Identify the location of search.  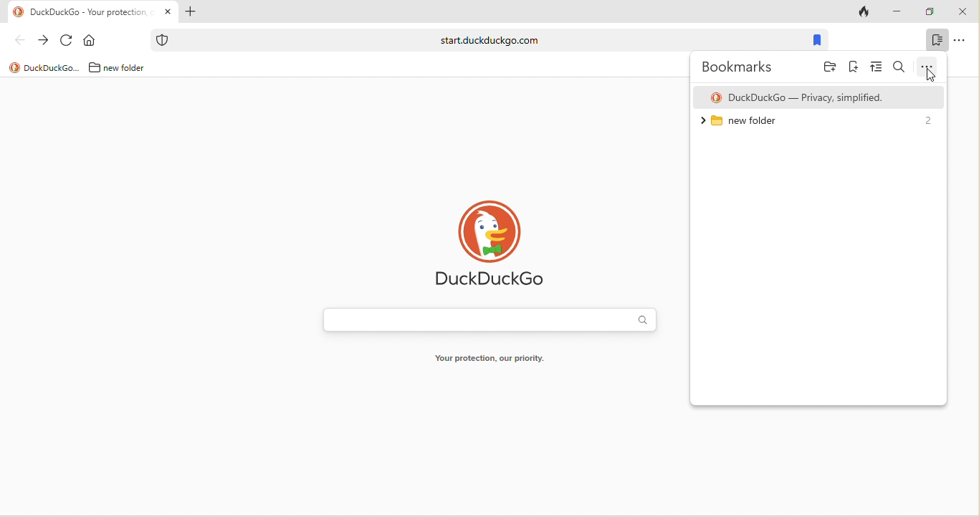
(899, 67).